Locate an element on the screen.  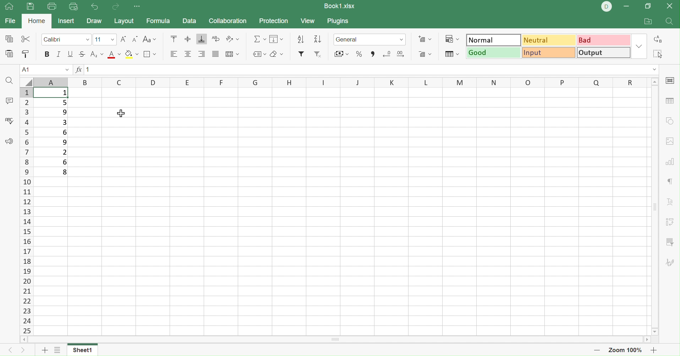
Zoom out is located at coordinates (597, 351).